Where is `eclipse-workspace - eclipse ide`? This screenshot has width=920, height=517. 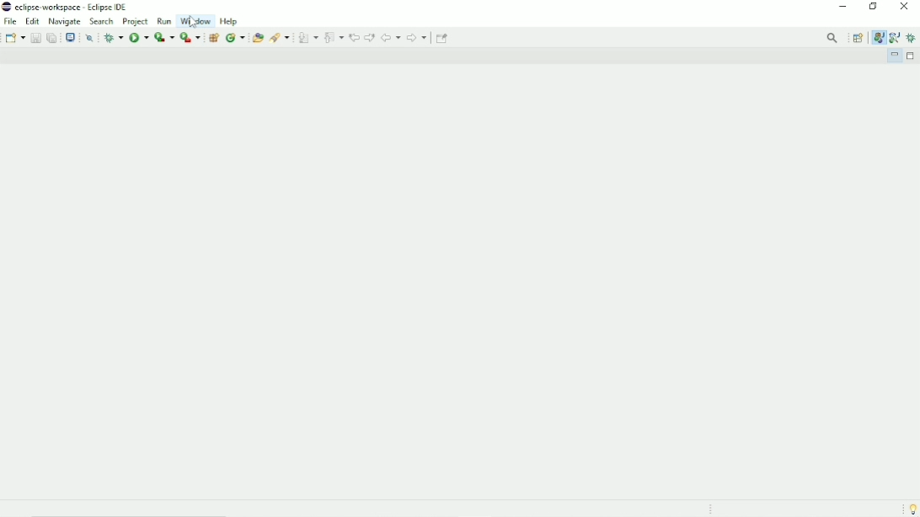
eclipse-workspace - eclipse ide is located at coordinates (78, 6).